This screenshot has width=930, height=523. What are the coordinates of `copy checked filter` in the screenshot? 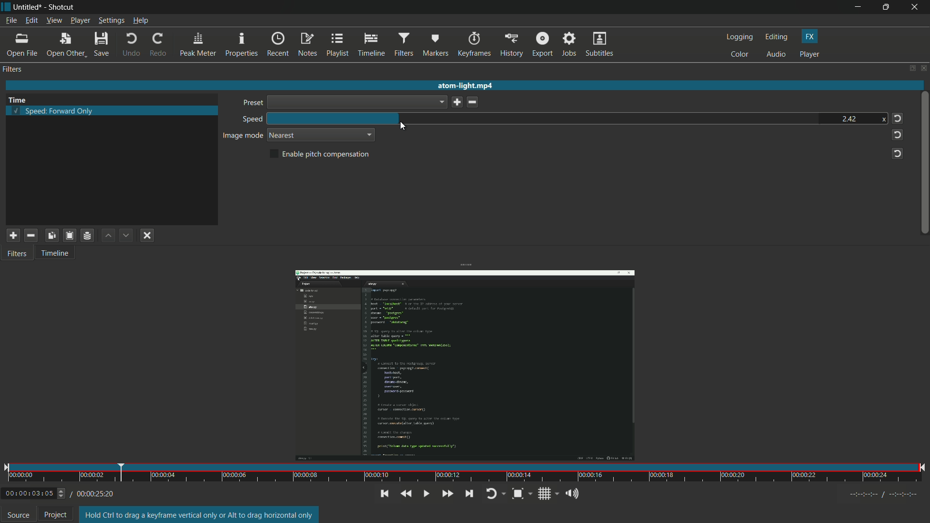 It's located at (51, 236).